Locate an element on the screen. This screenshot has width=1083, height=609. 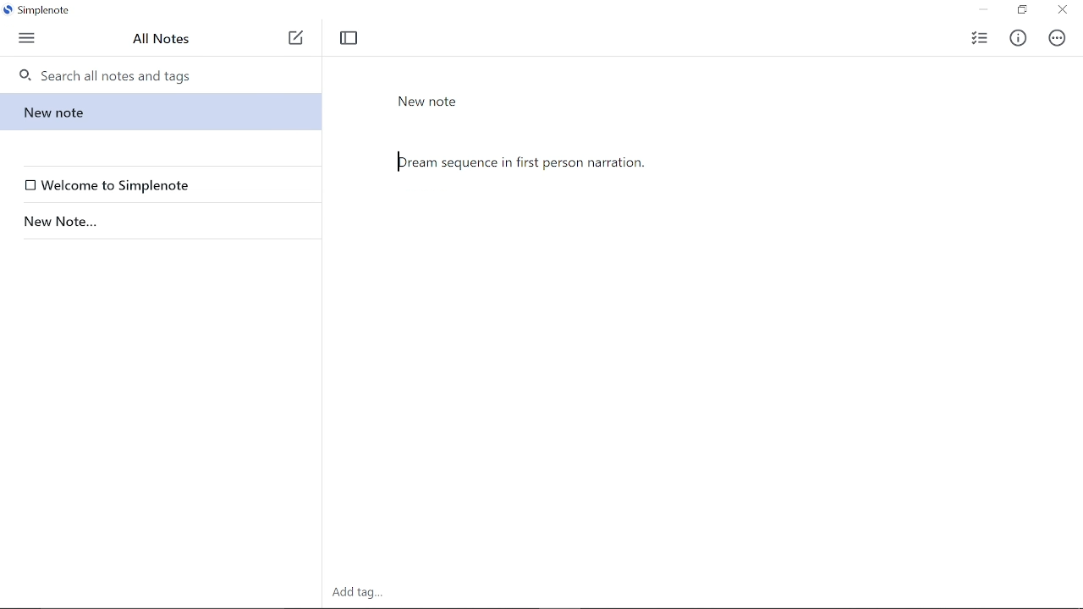
Add tag... is located at coordinates (360, 590).